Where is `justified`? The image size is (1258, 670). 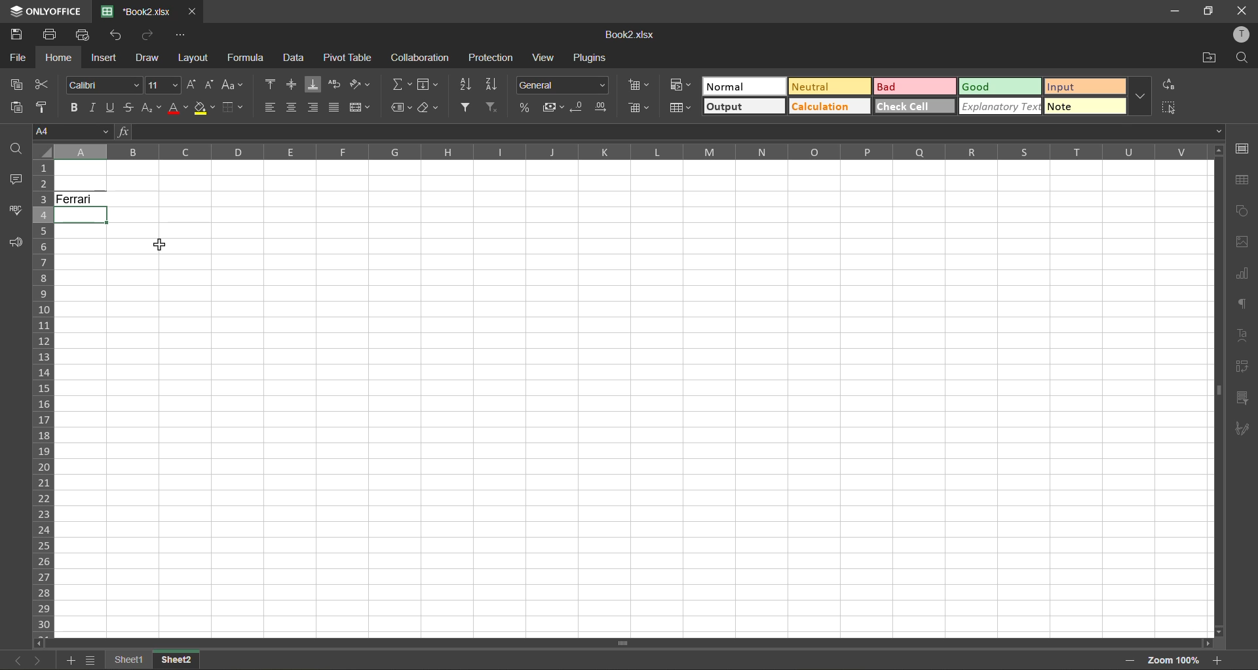
justified is located at coordinates (332, 108).